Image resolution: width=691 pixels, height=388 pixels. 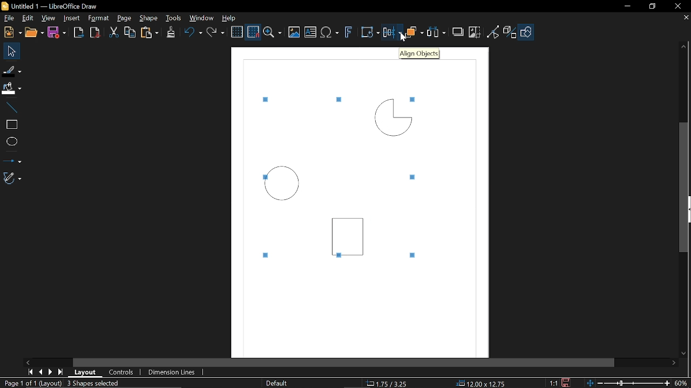 What do you see at coordinates (368, 33) in the screenshot?
I see `Transform` at bounding box center [368, 33].